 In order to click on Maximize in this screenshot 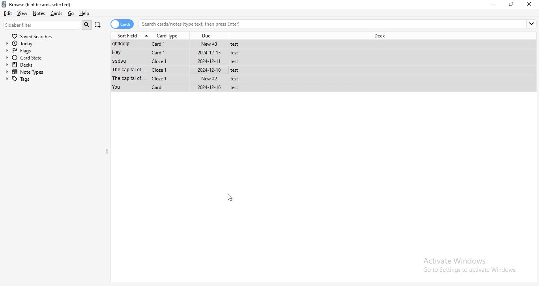, I will do `click(513, 4)`.